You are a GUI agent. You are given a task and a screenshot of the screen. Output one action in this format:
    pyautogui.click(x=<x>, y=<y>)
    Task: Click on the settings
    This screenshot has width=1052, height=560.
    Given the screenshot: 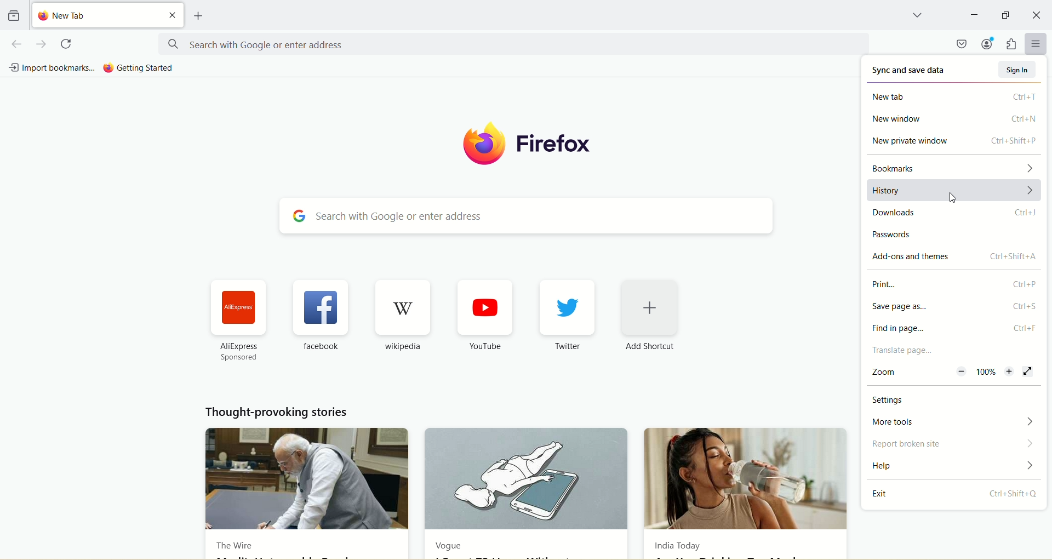 What is the action you would take?
    pyautogui.click(x=954, y=399)
    